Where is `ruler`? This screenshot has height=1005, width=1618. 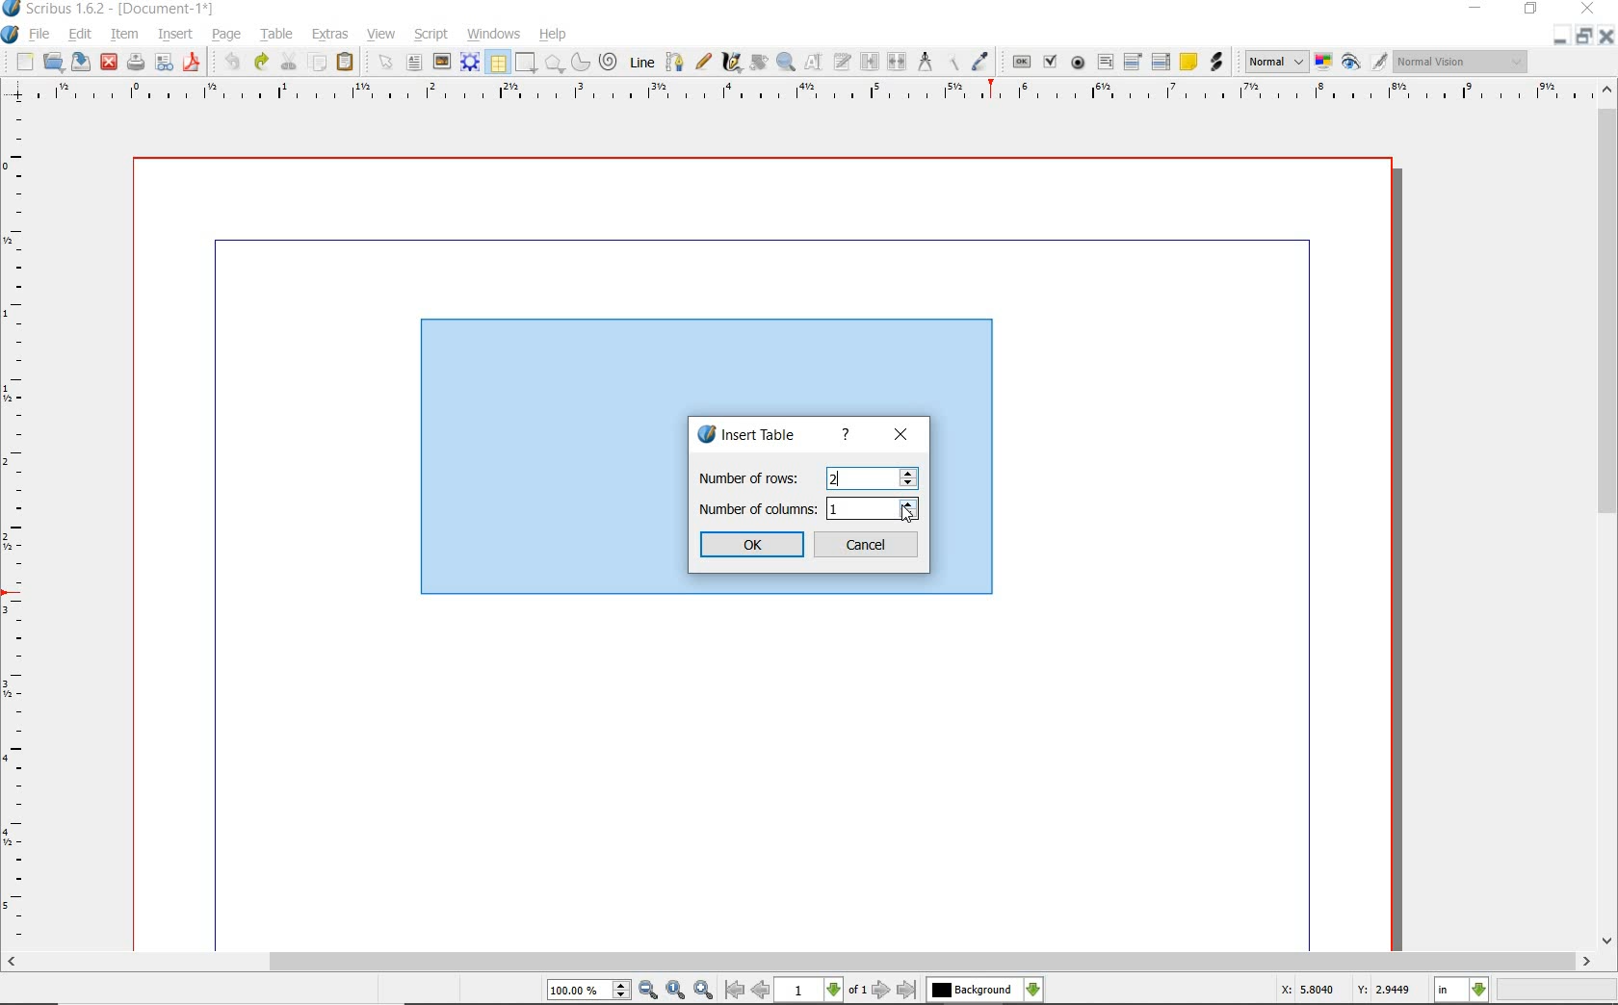
ruler is located at coordinates (818, 92).